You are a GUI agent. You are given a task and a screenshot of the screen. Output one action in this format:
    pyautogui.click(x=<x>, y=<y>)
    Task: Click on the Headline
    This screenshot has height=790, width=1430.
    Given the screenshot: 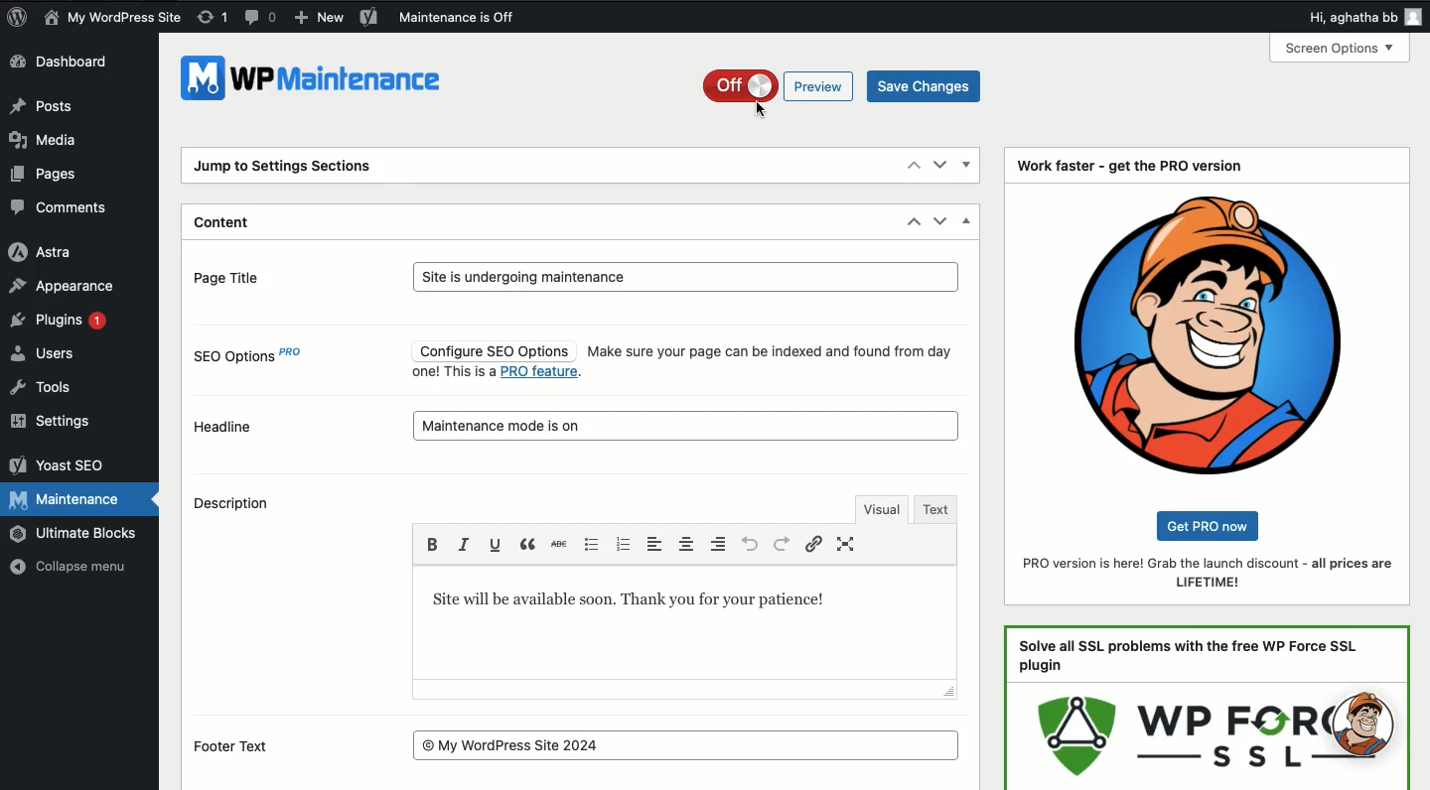 What is the action you would take?
    pyautogui.click(x=224, y=426)
    